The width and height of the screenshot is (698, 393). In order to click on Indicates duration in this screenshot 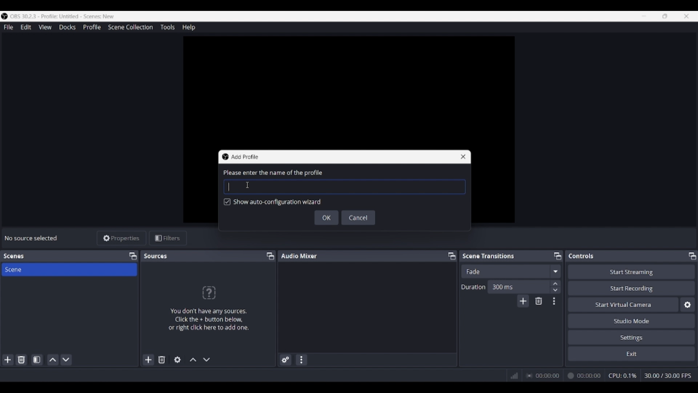, I will do `click(473, 287)`.